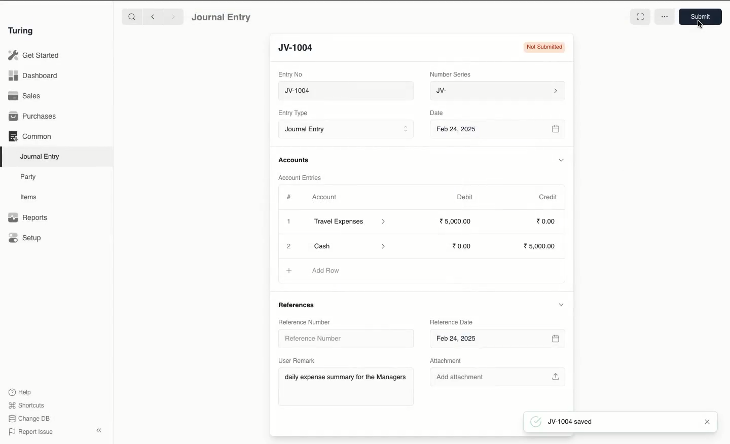  What do you see at coordinates (451, 323) in the screenshot?
I see `Reference Date` at bounding box center [451, 323].